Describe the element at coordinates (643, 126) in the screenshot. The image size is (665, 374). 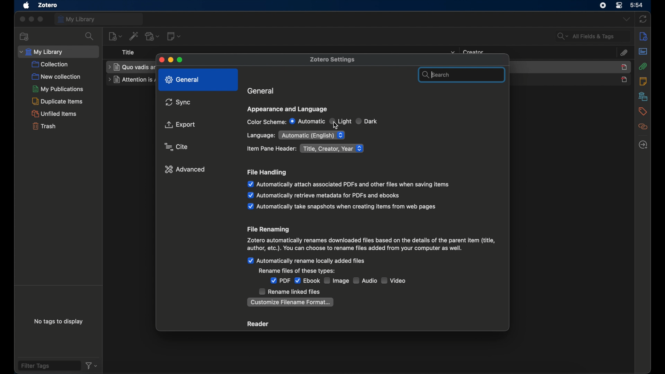
I see `related` at that location.